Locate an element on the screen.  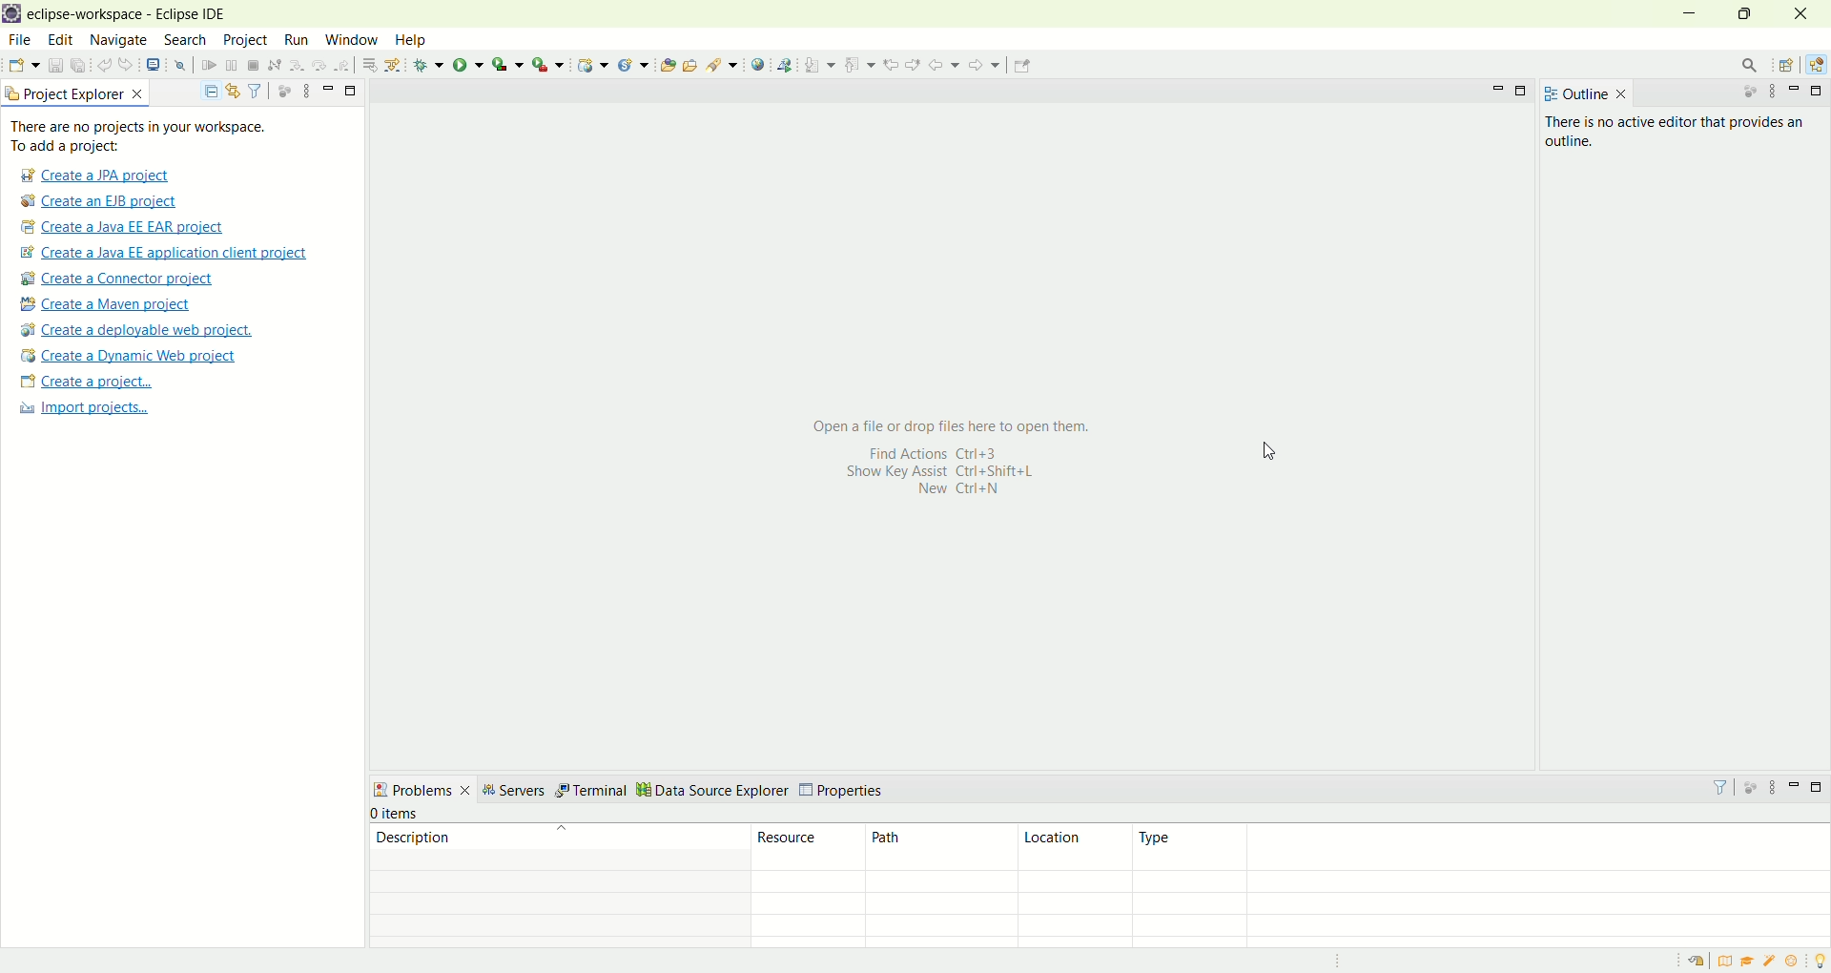
view menu is located at coordinates (1771, 92).